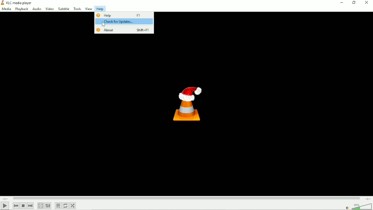 This screenshot has height=210, width=373. I want to click on Playback, so click(22, 9).